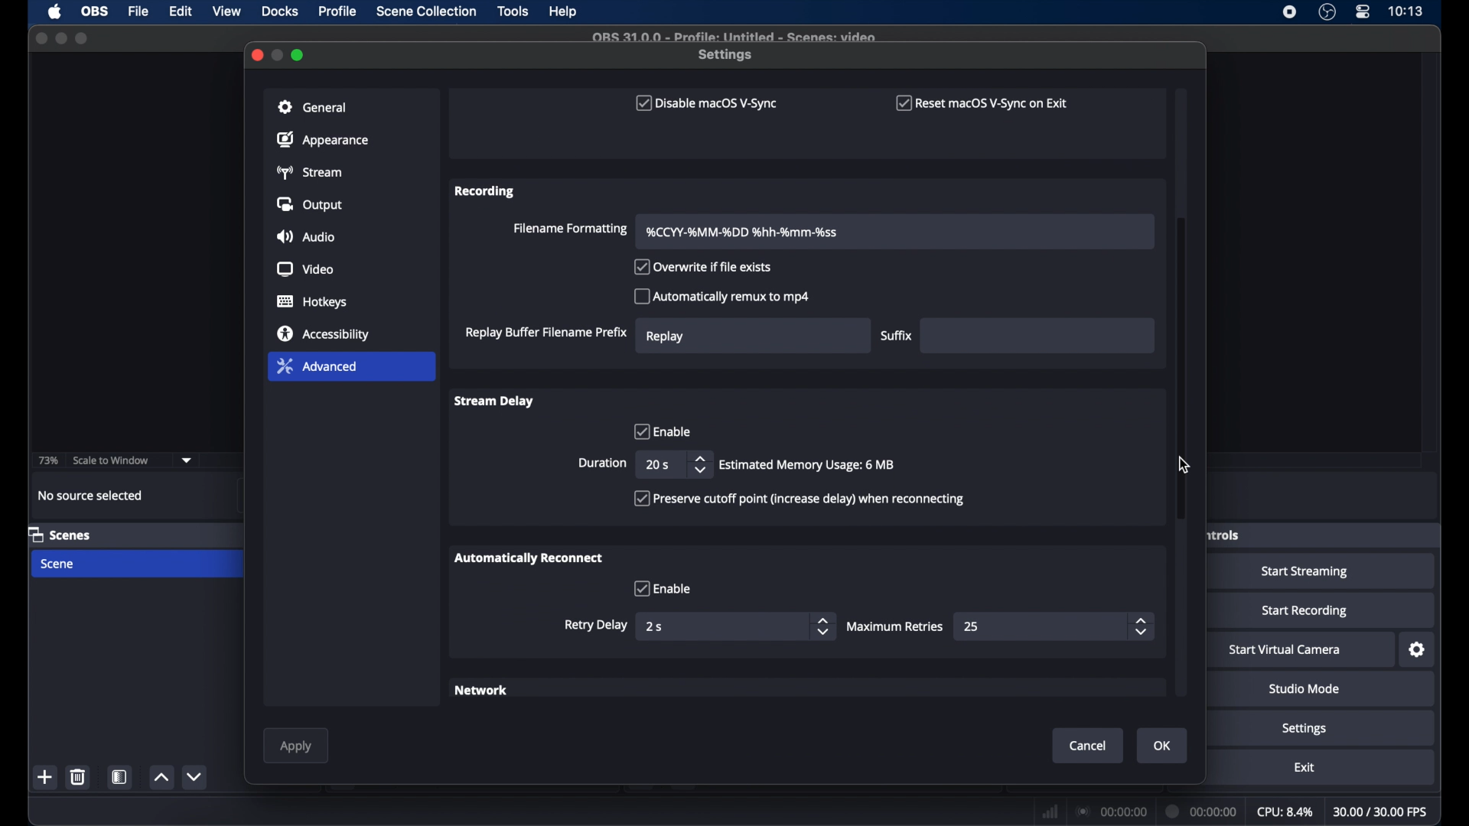  I want to click on connection, so click(1110, 811).